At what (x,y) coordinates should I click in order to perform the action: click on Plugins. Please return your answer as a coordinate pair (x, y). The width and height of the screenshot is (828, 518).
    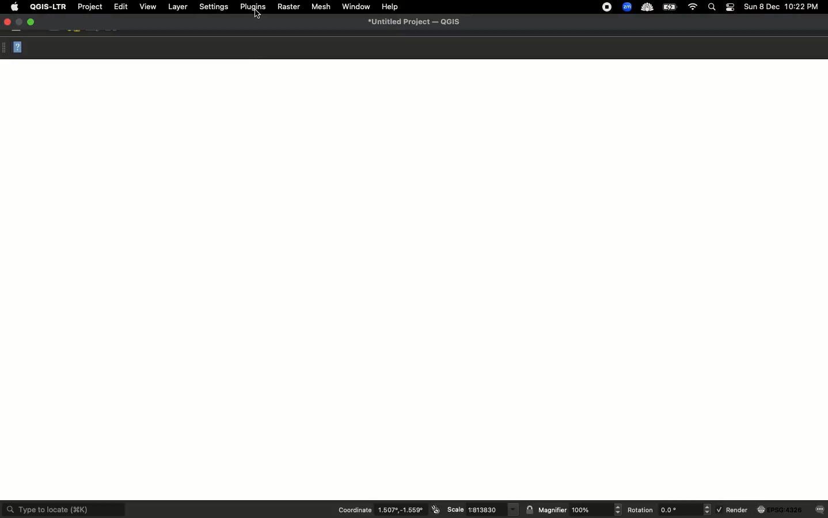
    Looking at the image, I should click on (251, 7).